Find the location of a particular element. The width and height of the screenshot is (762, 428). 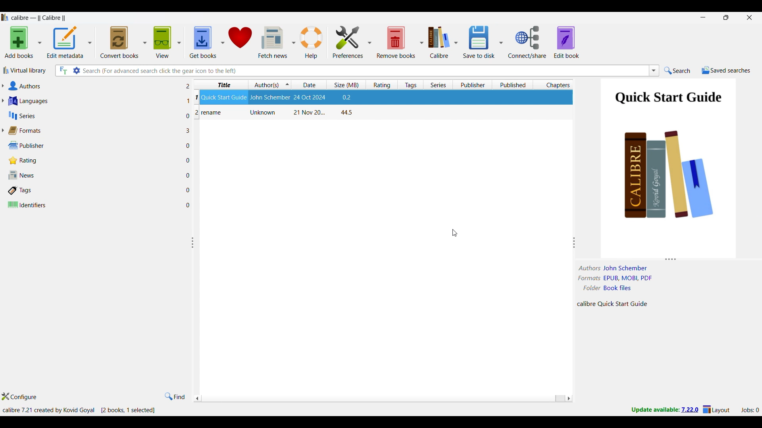

Add book options is located at coordinates (23, 42).